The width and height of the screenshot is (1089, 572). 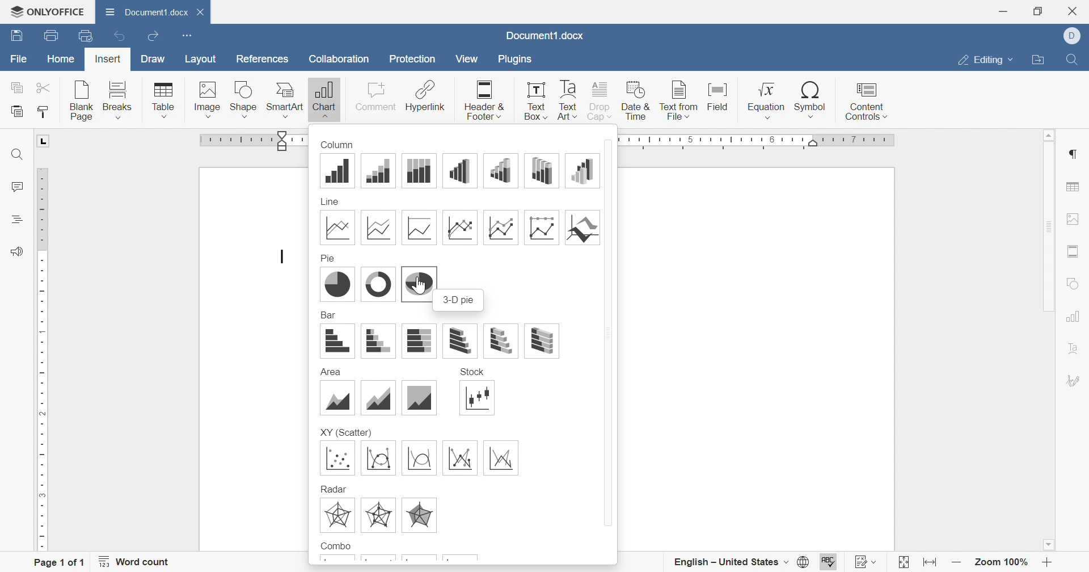 What do you see at coordinates (520, 60) in the screenshot?
I see `Plugins` at bounding box center [520, 60].